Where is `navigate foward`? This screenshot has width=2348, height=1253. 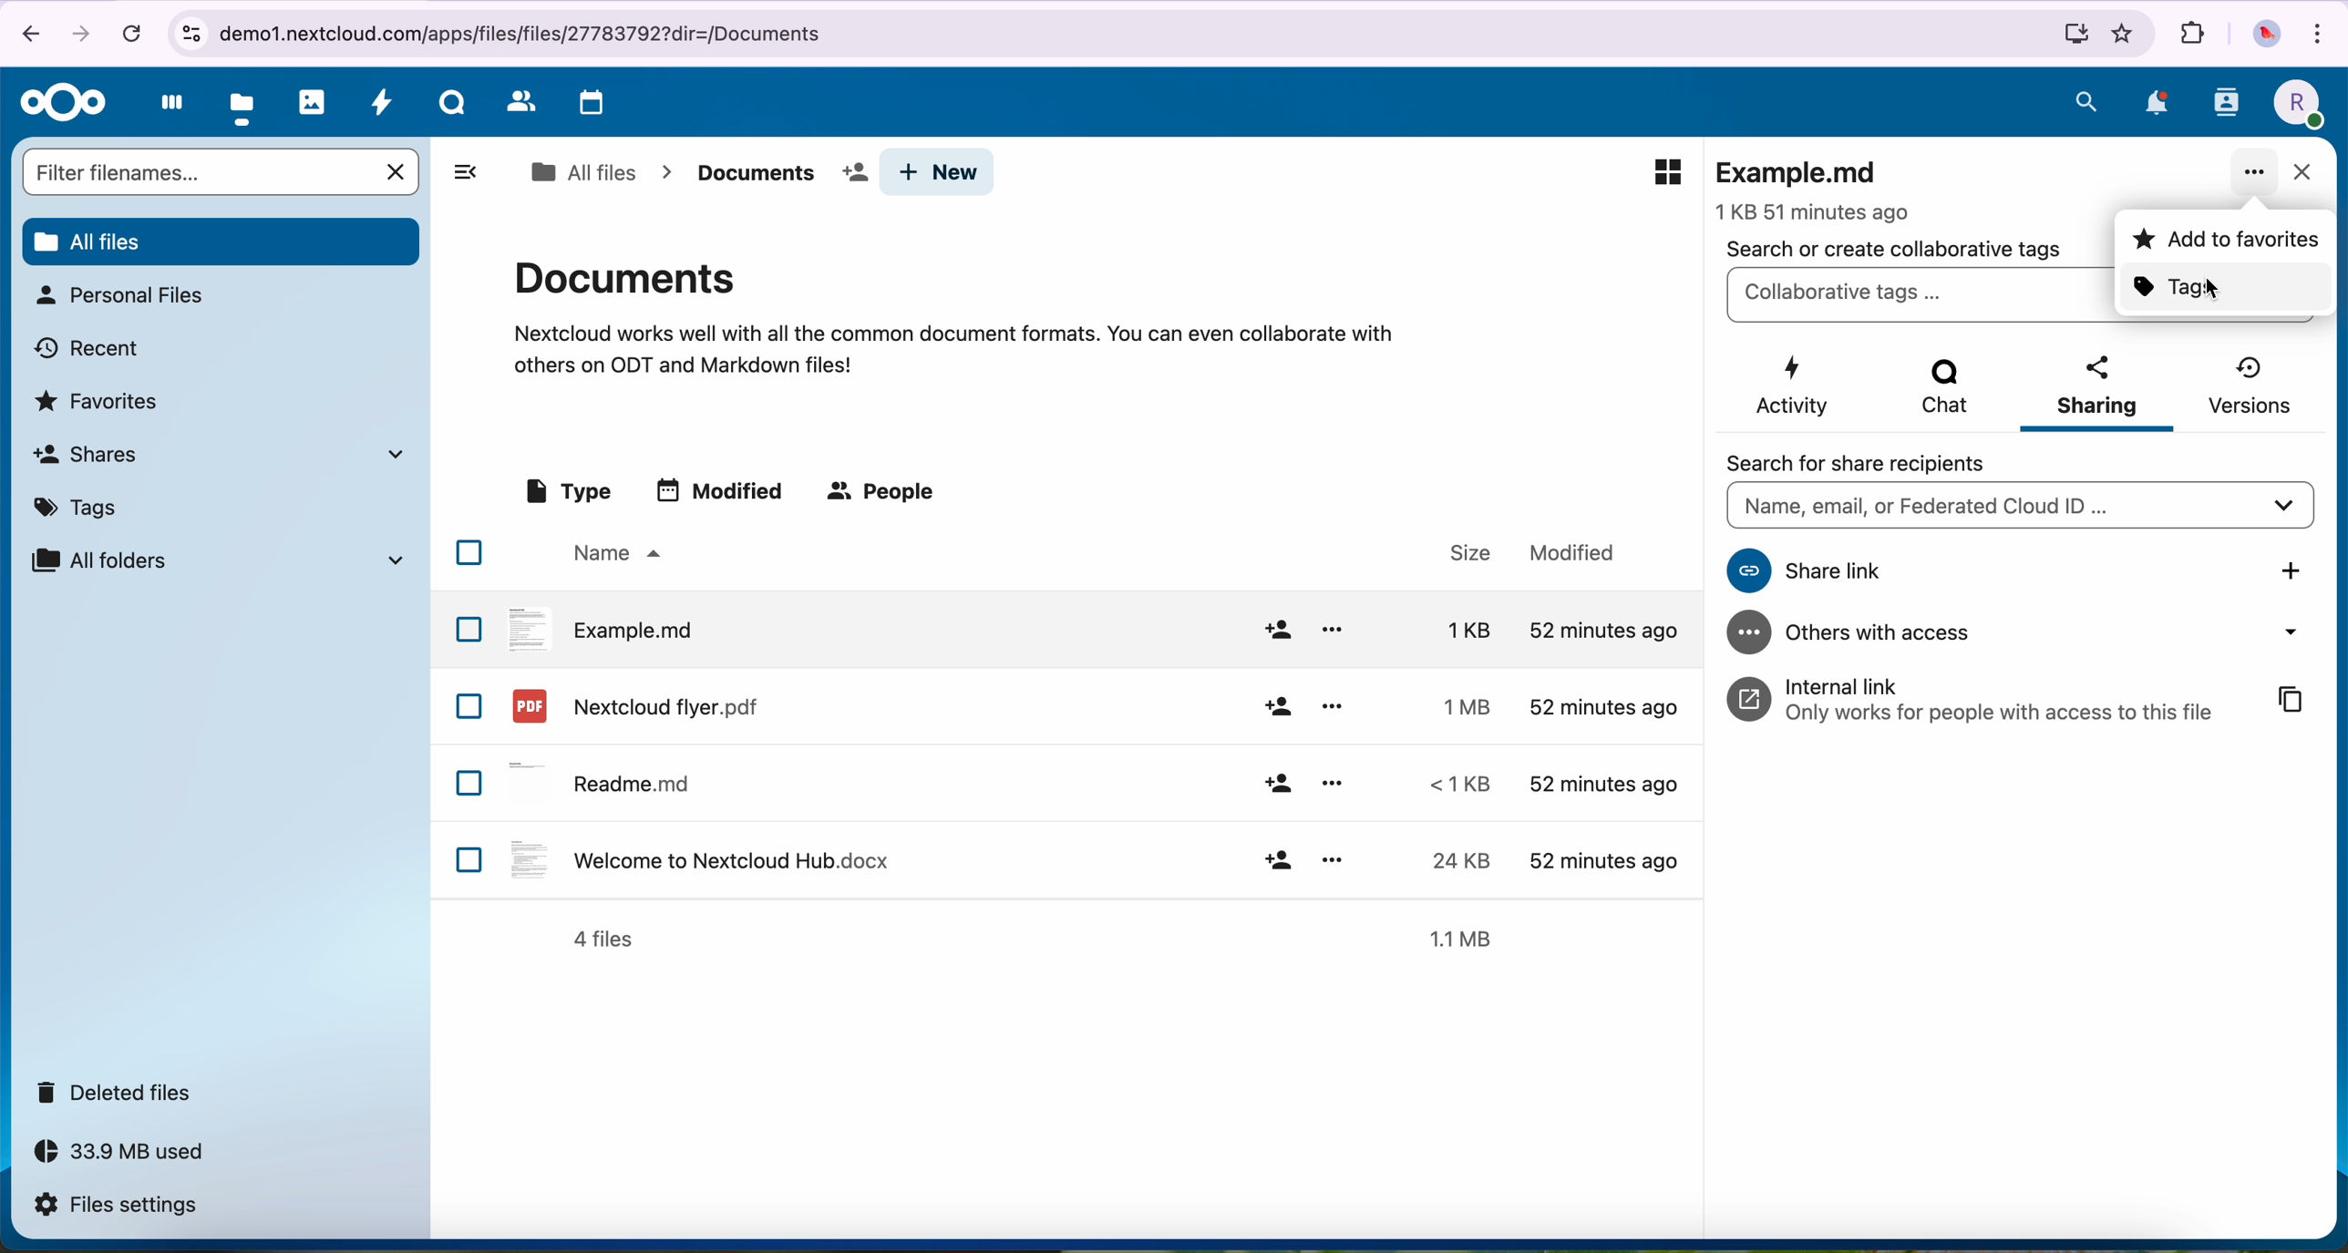
navigate foward is located at coordinates (85, 31).